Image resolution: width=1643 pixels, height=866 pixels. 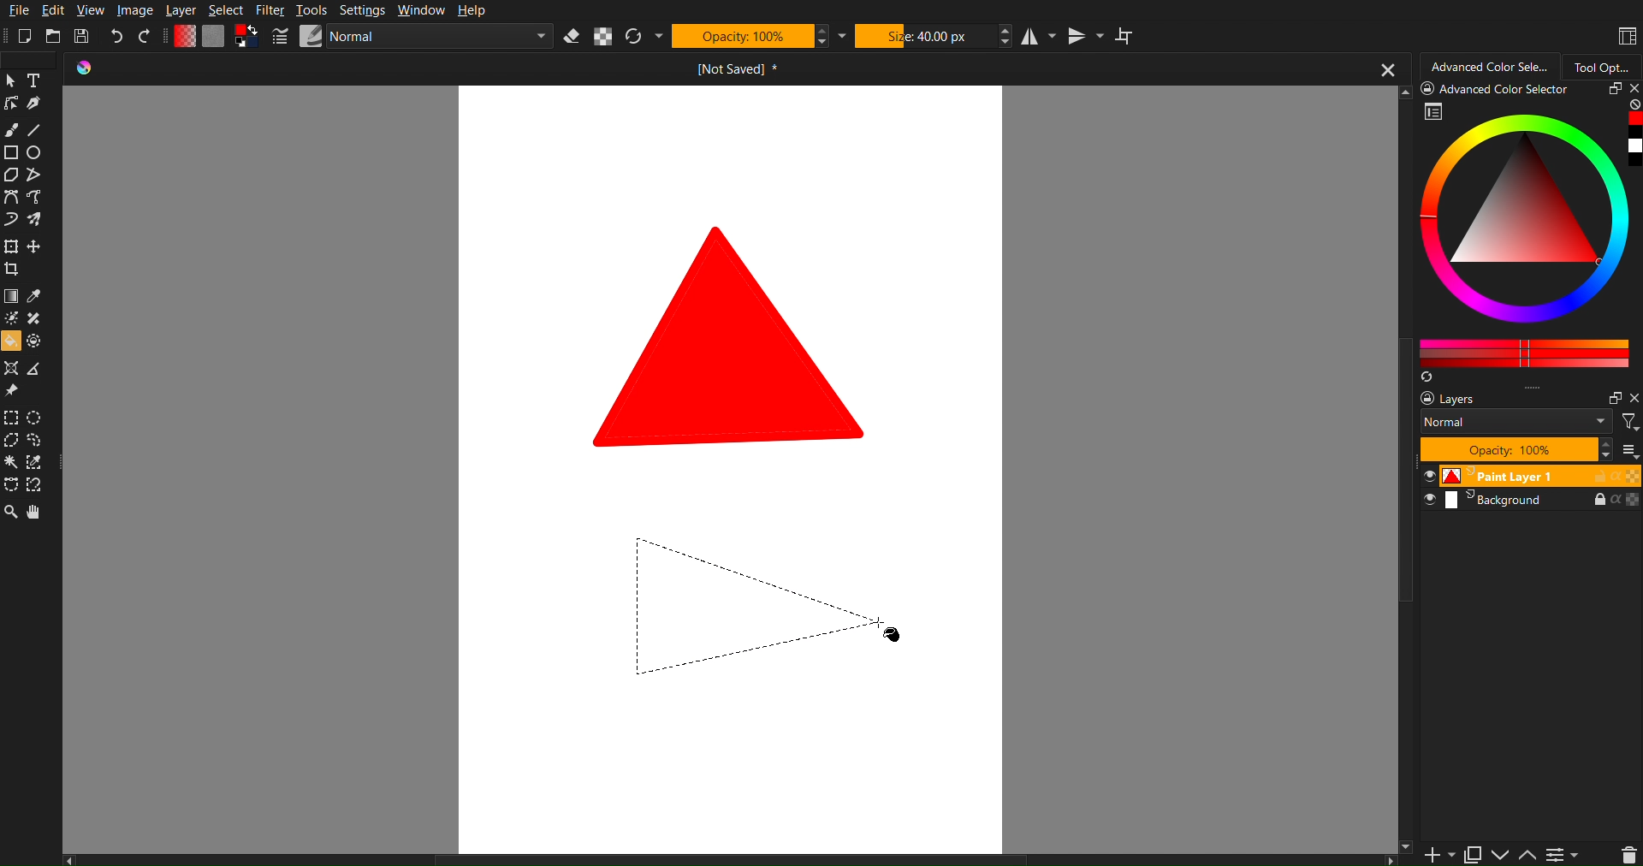 I want to click on Color Settings, so click(x=216, y=37).